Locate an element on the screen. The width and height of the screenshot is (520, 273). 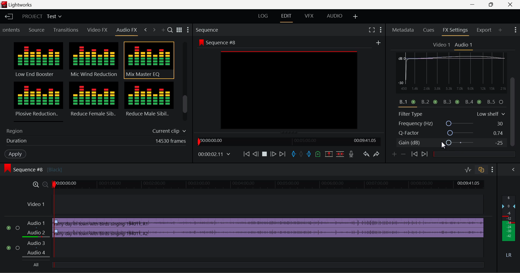
MOUSE_DOWN Cursor Position is located at coordinates (515, 83).